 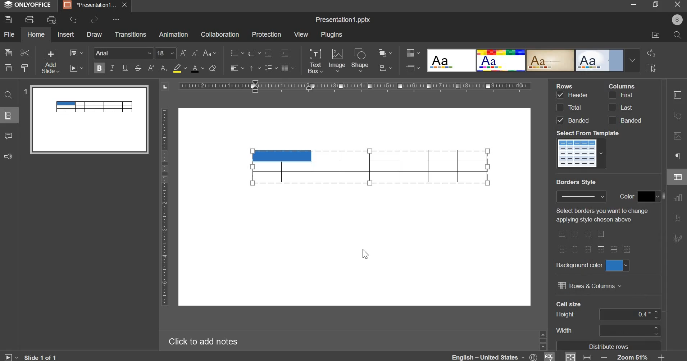 I want to click on text box, so click(x=315, y=61).